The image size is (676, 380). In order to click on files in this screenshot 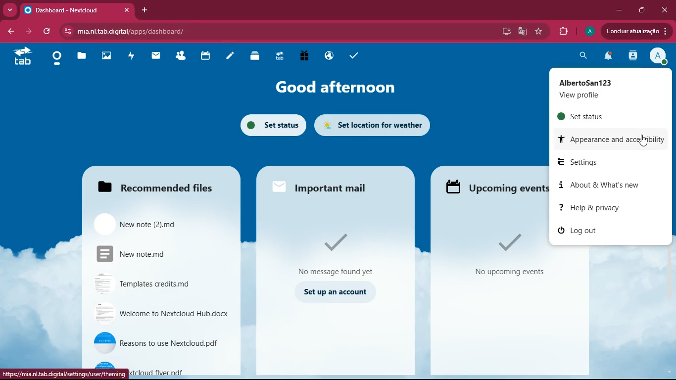, I will do `click(83, 57)`.